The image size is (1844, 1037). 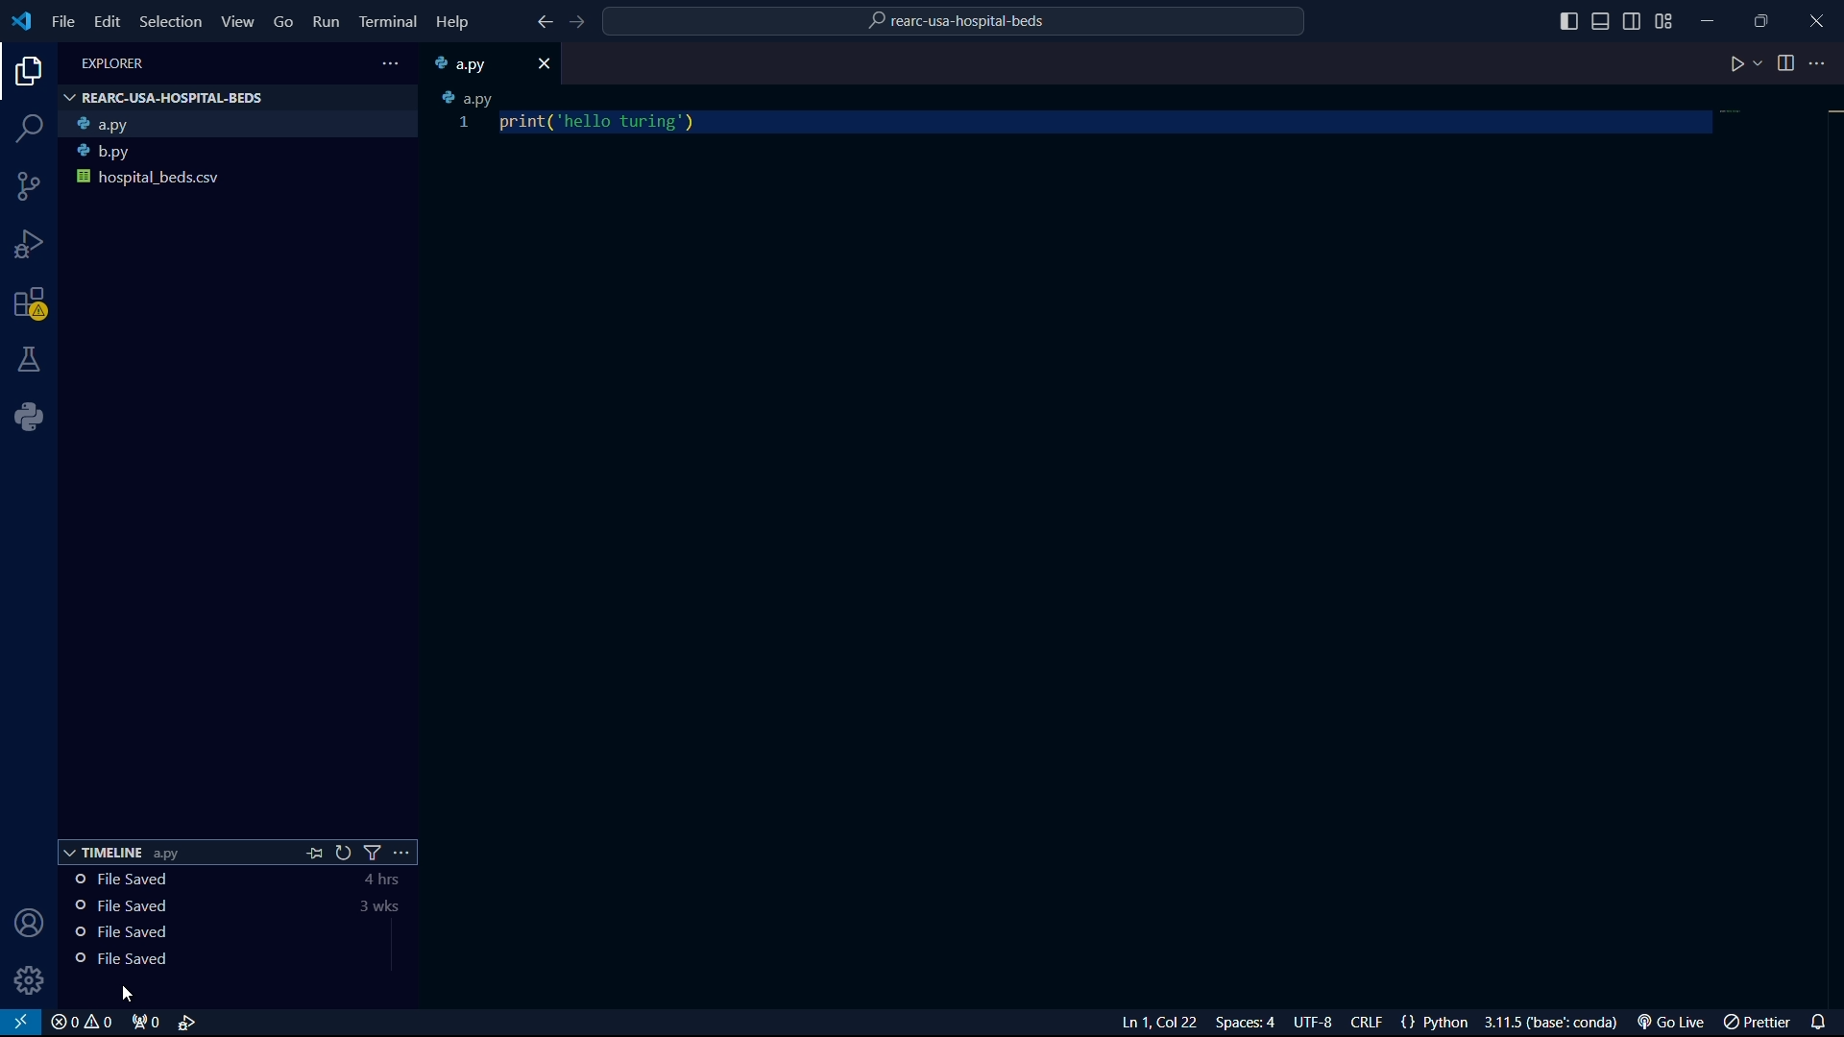 I want to click on a.py, so click(x=471, y=63).